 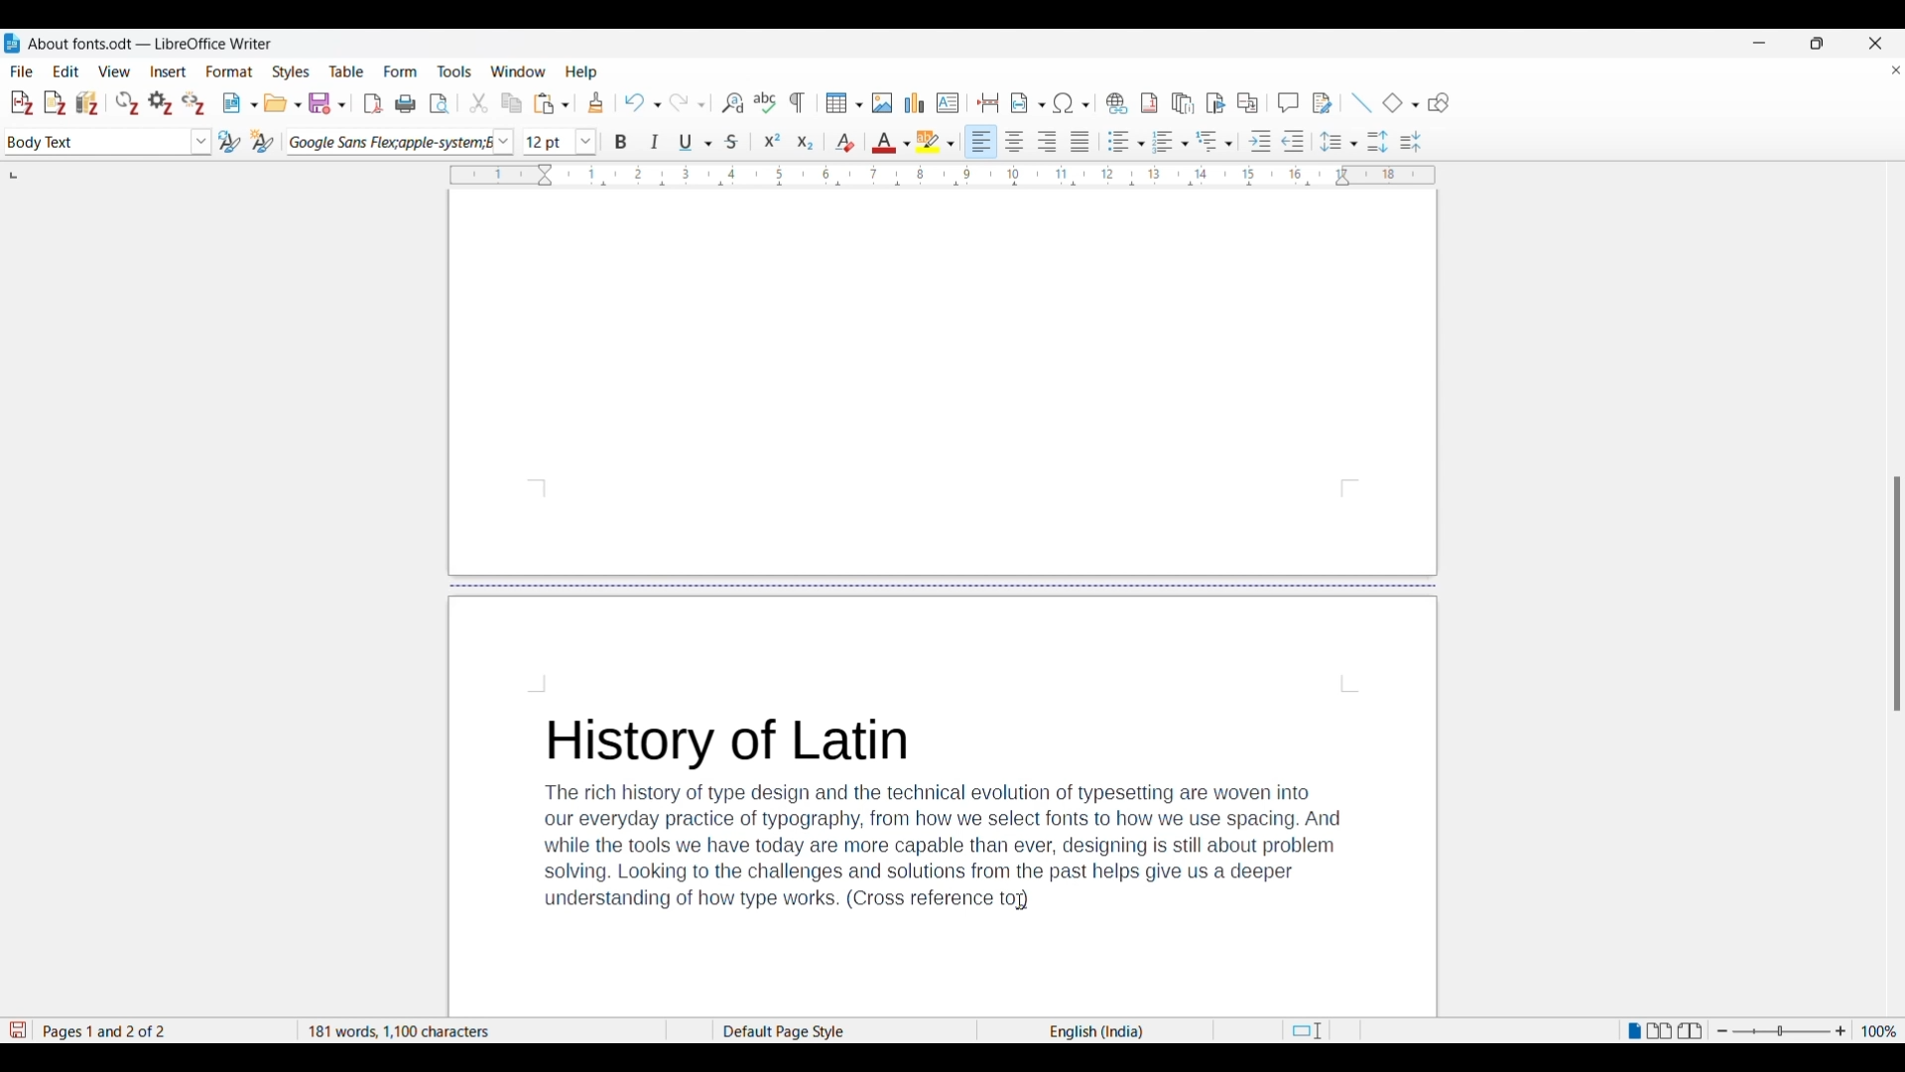 I want to click on Font options , so click(x=503, y=143).